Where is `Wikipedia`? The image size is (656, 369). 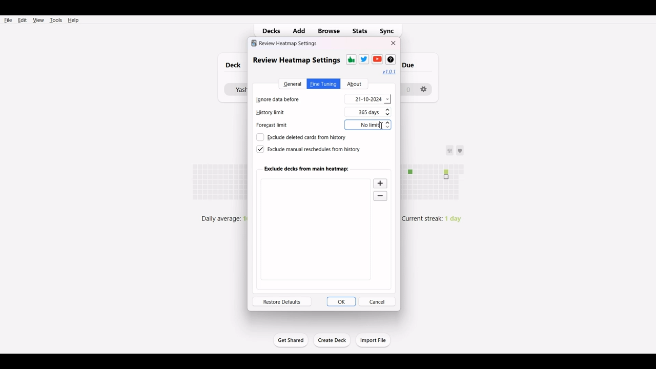
Wikipedia is located at coordinates (390, 59).